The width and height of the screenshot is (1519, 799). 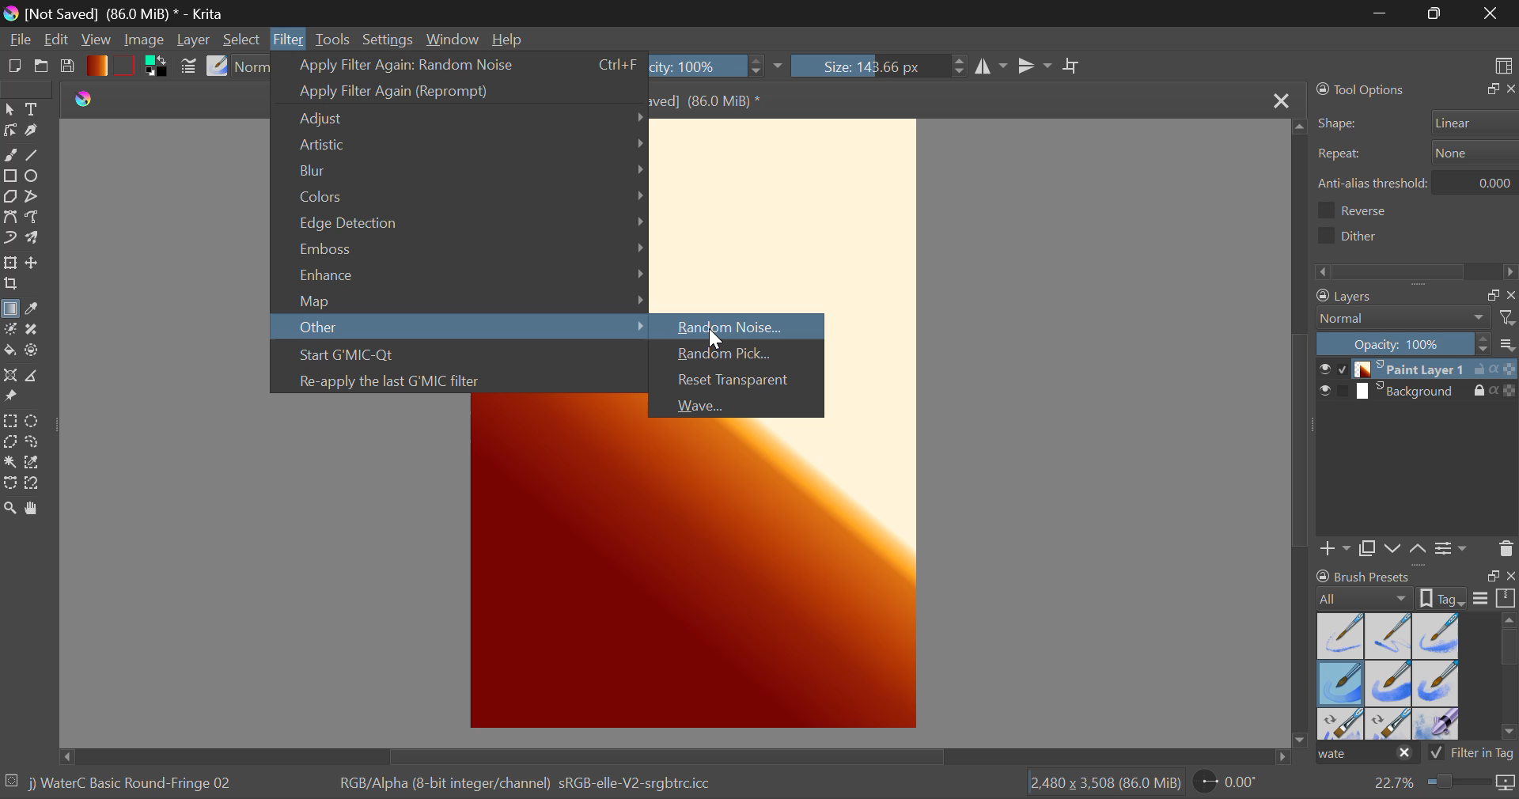 I want to click on [not saved] (86.0 Mib)*, so click(x=722, y=100).